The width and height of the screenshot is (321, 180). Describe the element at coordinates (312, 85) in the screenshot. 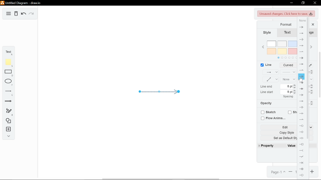

I see `Increase line end Size` at that location.